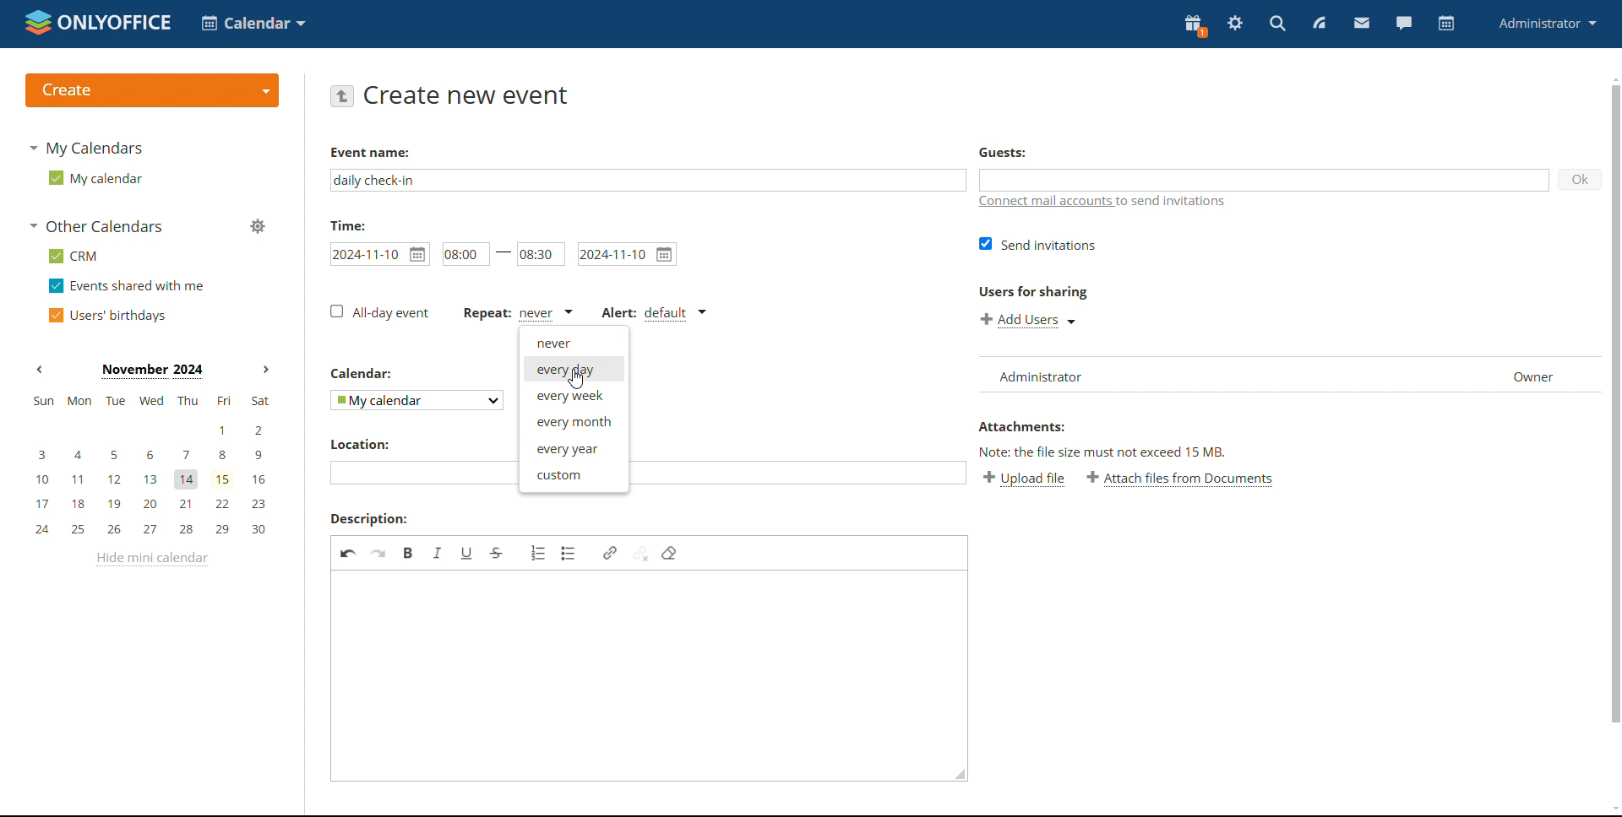  I want to click on every week, so click(572, 397).